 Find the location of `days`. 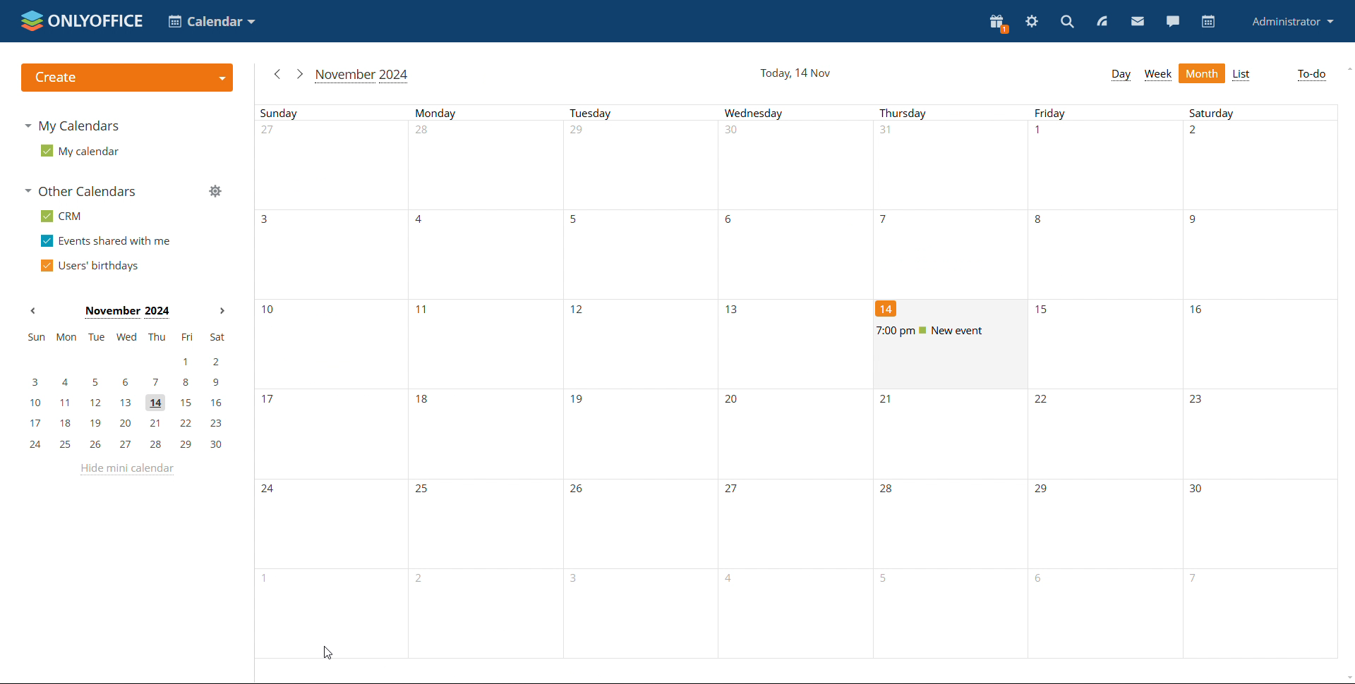

days is located at coordinates (796, 113).